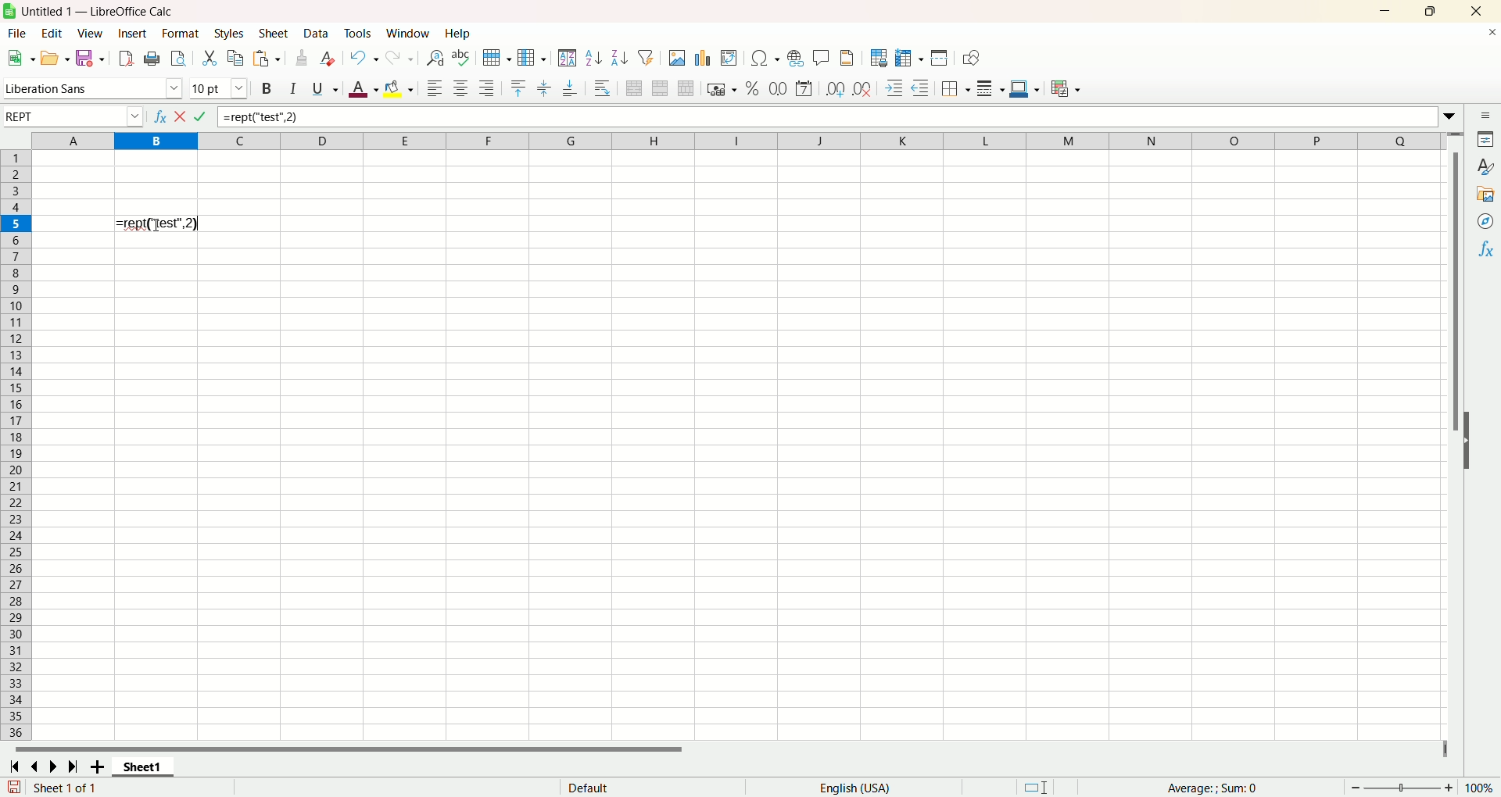 The image size is (1501, 797). What do you see at coordinates (969, 58) in the screenshot?
I see `draw function` at bounding box center [969, 58].